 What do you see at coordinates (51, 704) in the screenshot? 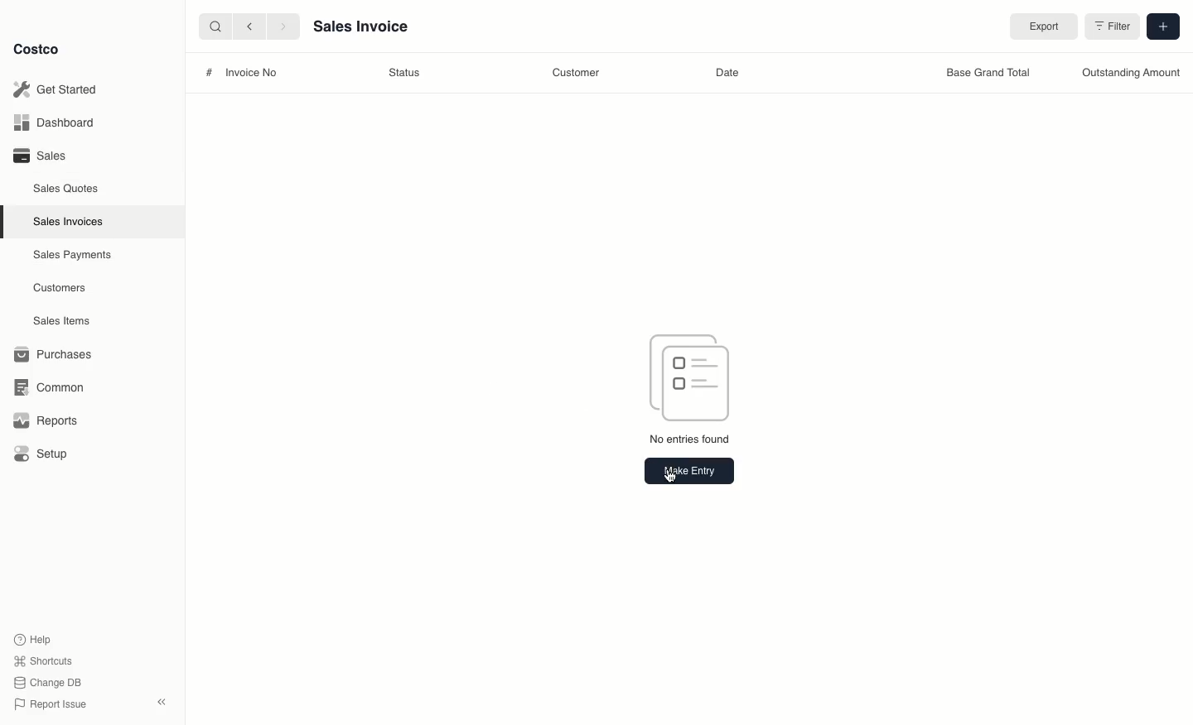
I see `Report Issue` at bounding box center [51, 704].